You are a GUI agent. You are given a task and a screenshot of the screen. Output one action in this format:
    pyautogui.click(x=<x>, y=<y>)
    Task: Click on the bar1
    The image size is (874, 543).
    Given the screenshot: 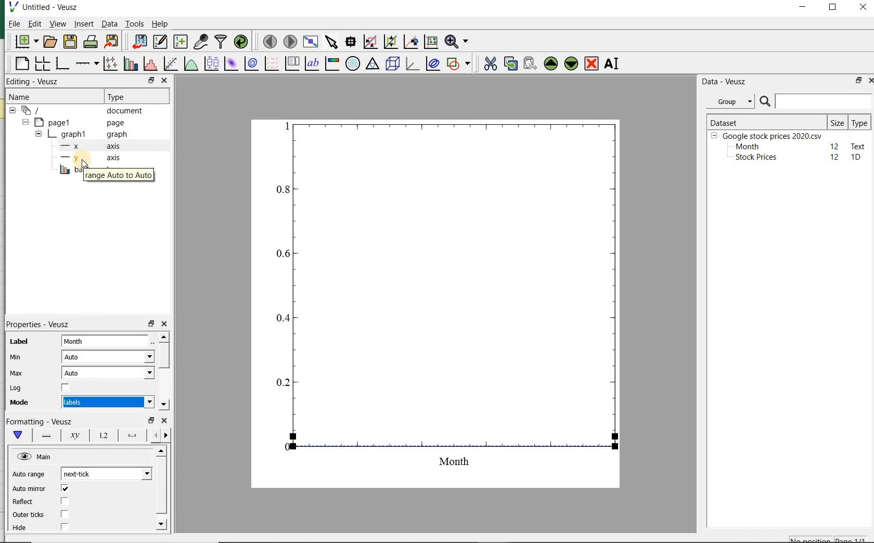 What is the action you would take?
    pyautogui.click(x=66, y=170)
    